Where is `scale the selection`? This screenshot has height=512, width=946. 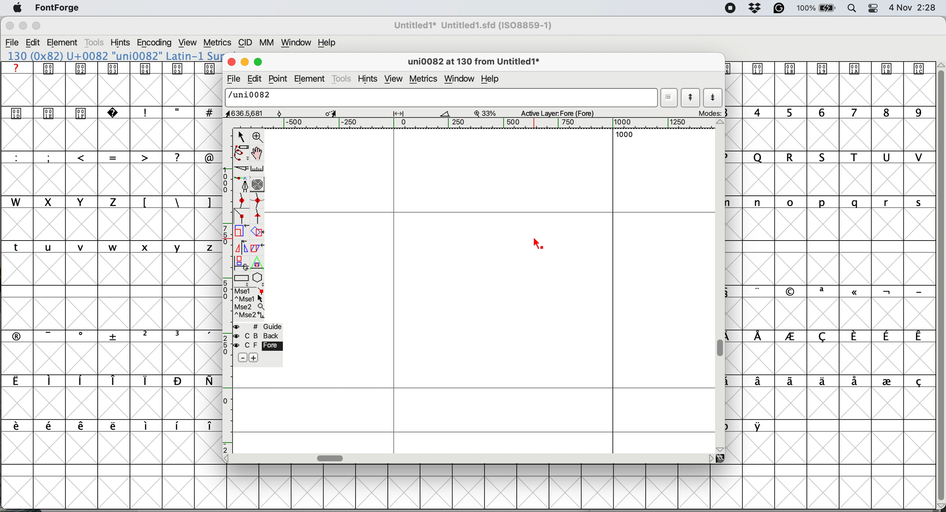
scale the selection is located at coordinates (242, 232).